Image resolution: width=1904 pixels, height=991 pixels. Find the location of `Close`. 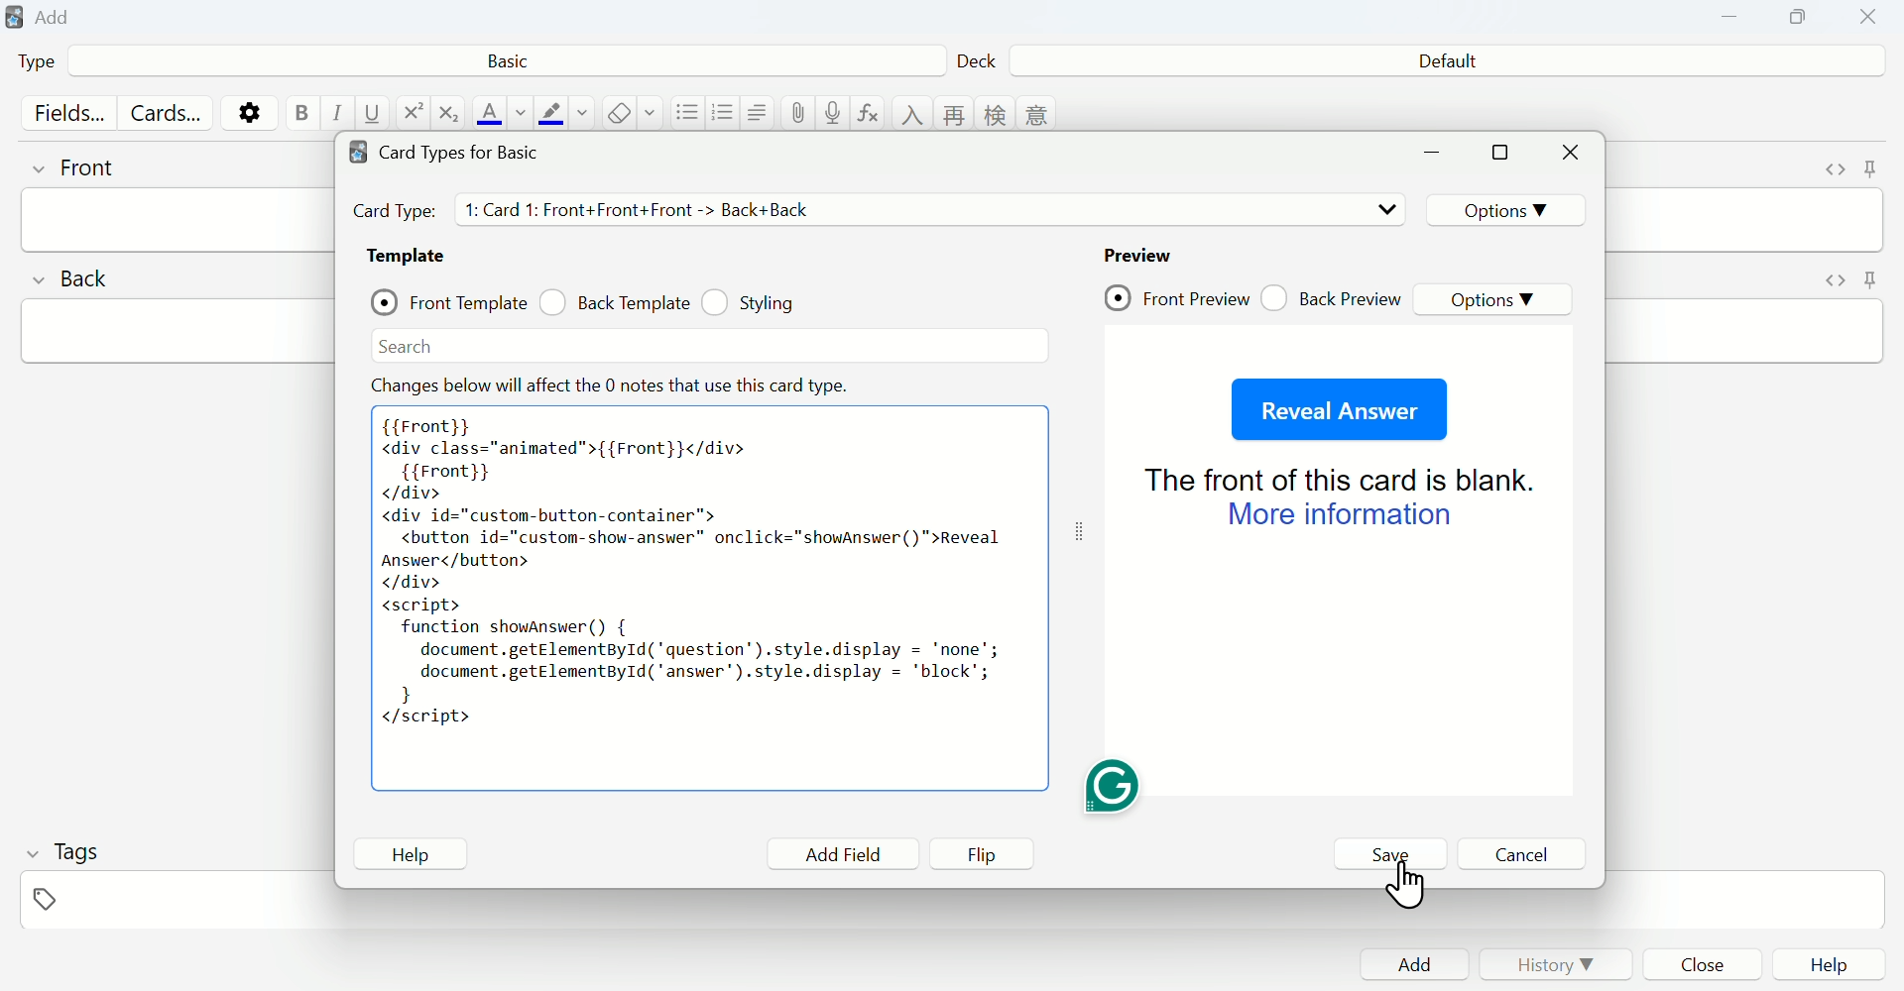

Close is located at coordinates (1871, 27).